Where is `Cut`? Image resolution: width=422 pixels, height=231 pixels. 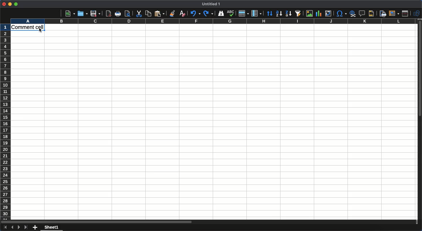 Cut is located at coordinates (139, 13).